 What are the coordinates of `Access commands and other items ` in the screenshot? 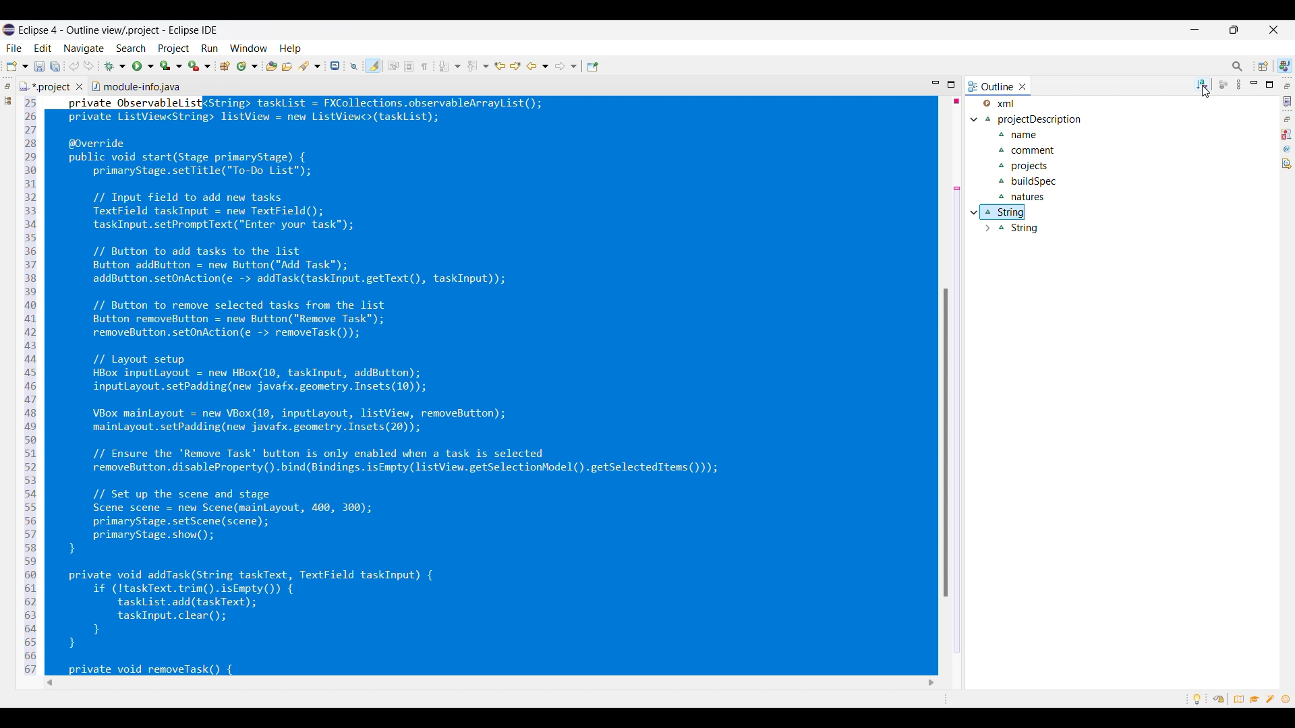 It's located at (1238, 67).